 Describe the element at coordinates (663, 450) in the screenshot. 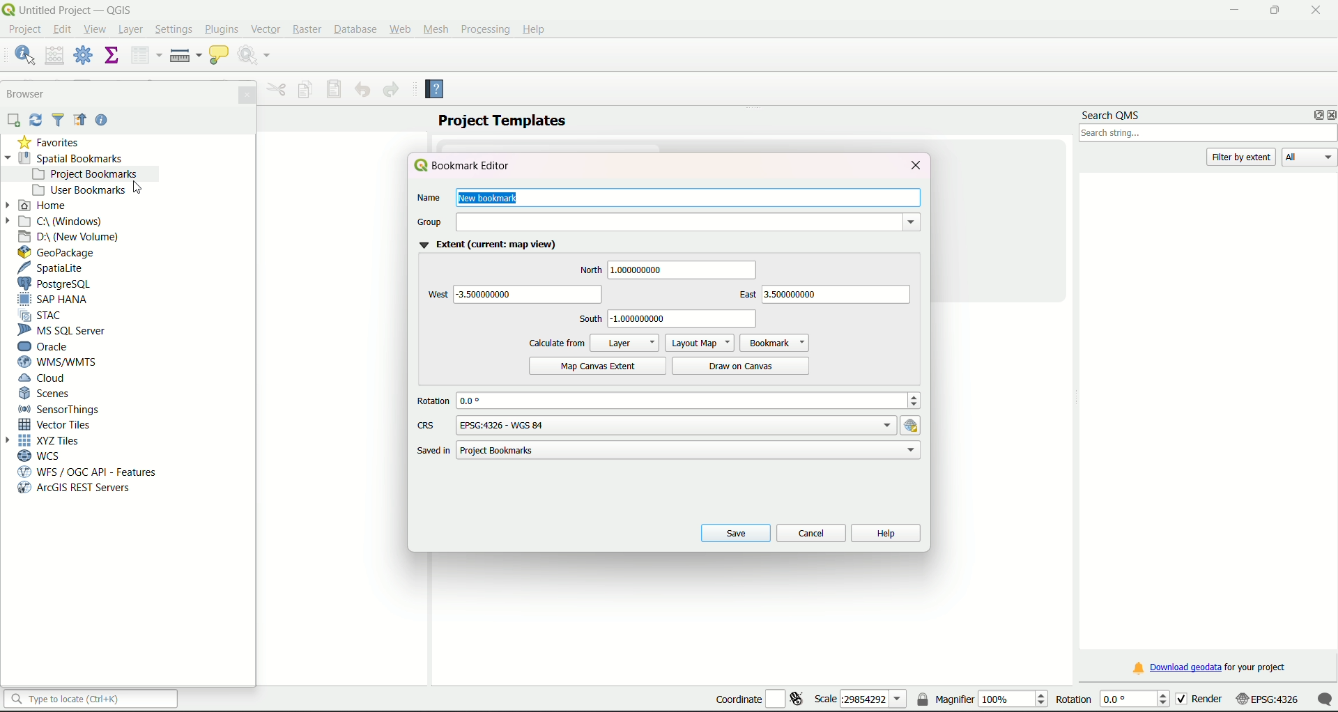

I see `path` at that location.